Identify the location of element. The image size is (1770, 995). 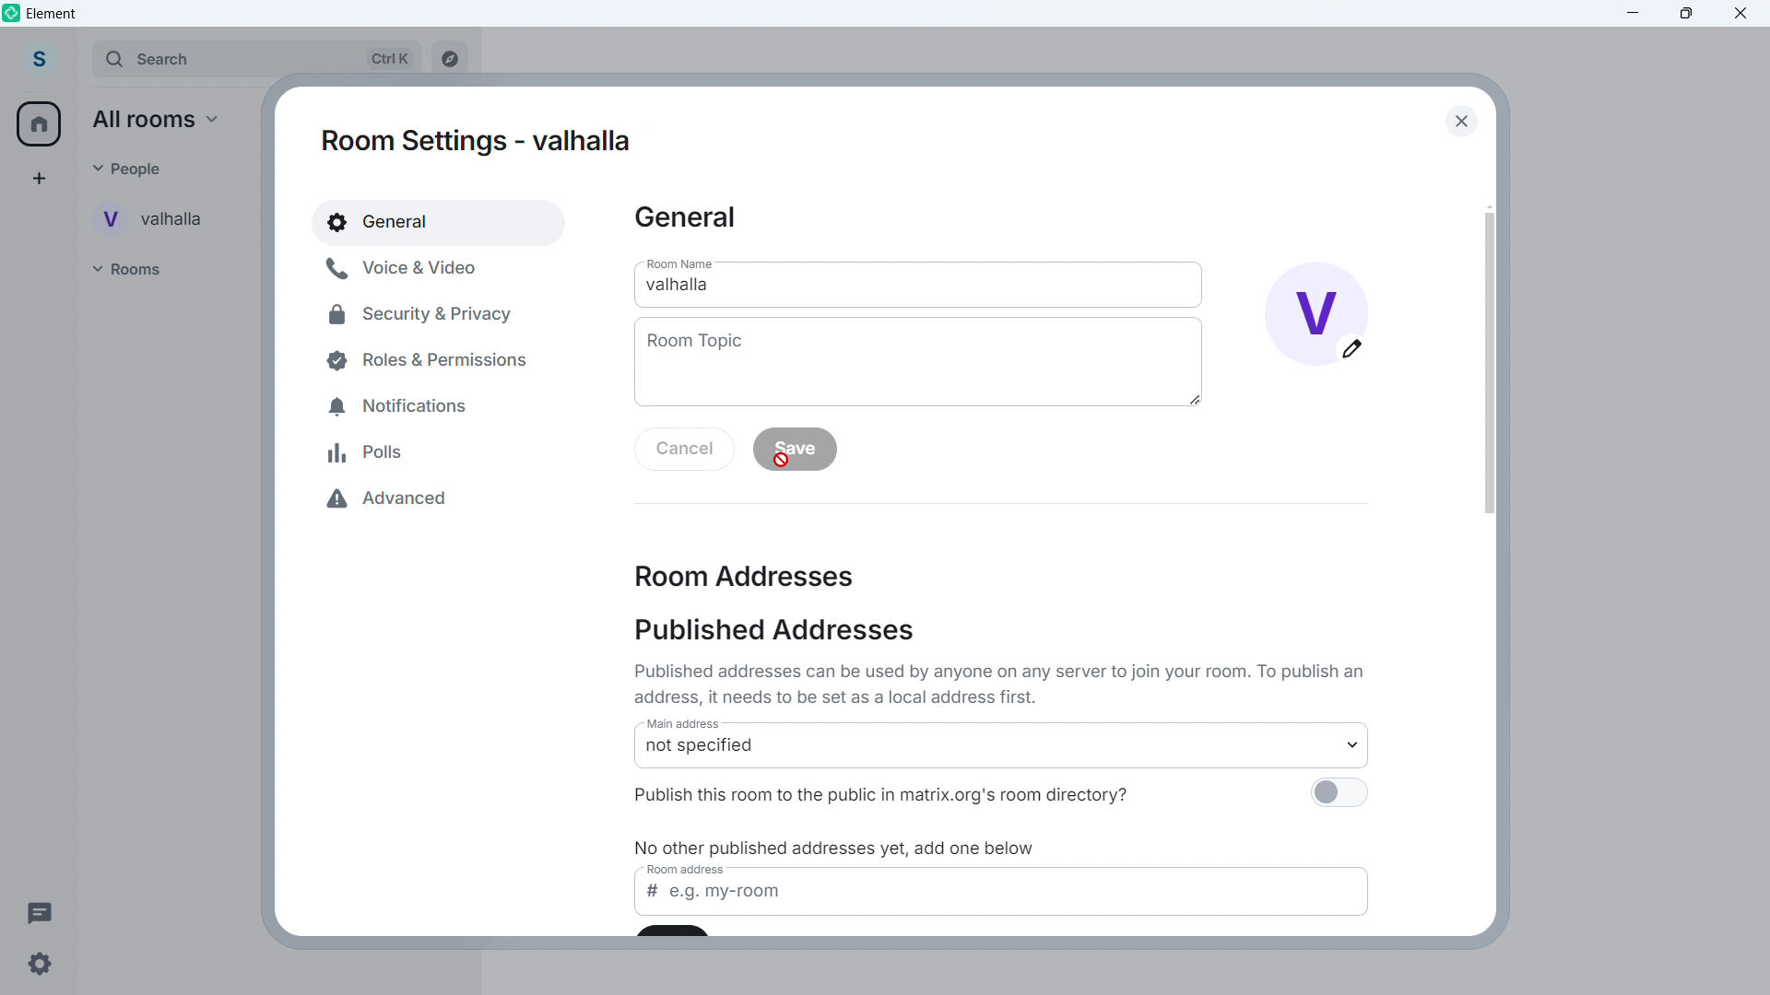
(52, 13).